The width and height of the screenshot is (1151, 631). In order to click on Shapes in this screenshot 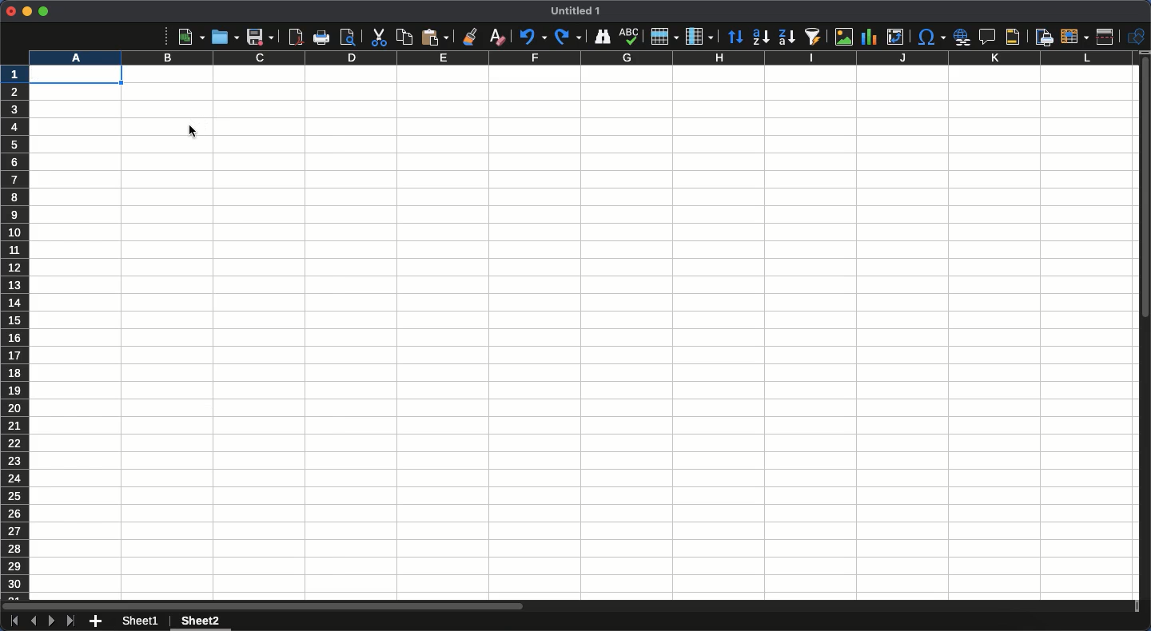, I will do `click(1137, 37)`.